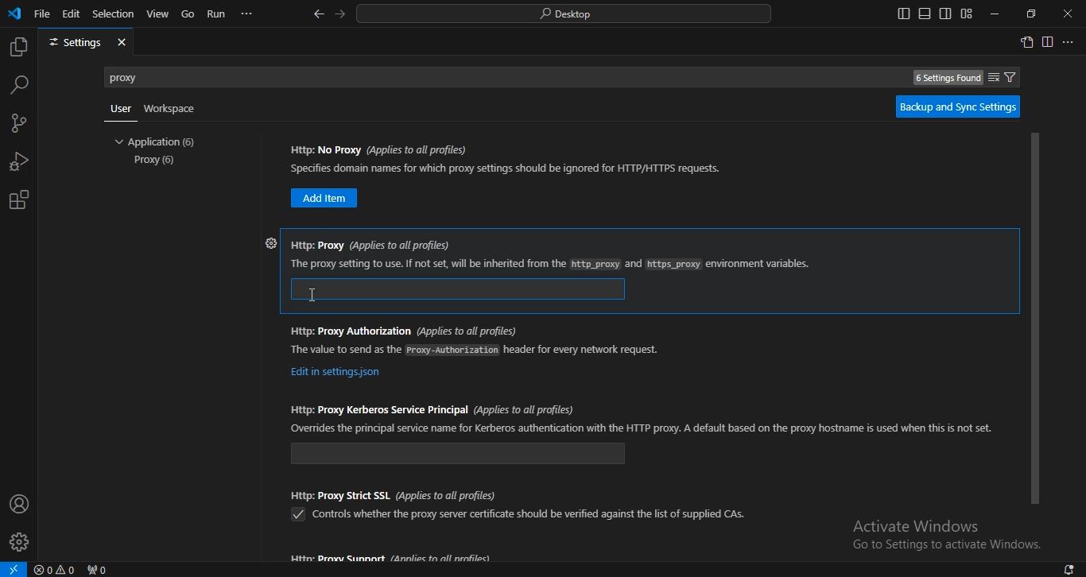 This screenshot has width=1086, height=577. Describe the element at coordinates (403, 330) in the screenshot. I see `https: proxy authorization` at that location.